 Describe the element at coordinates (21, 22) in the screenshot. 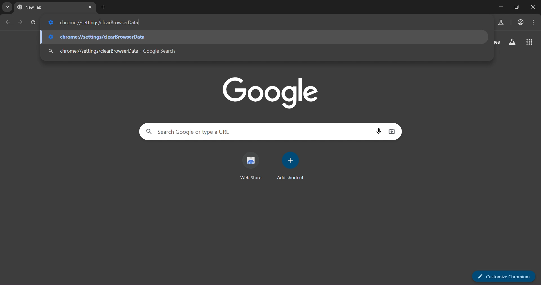

I see `go forward one page` at that location.